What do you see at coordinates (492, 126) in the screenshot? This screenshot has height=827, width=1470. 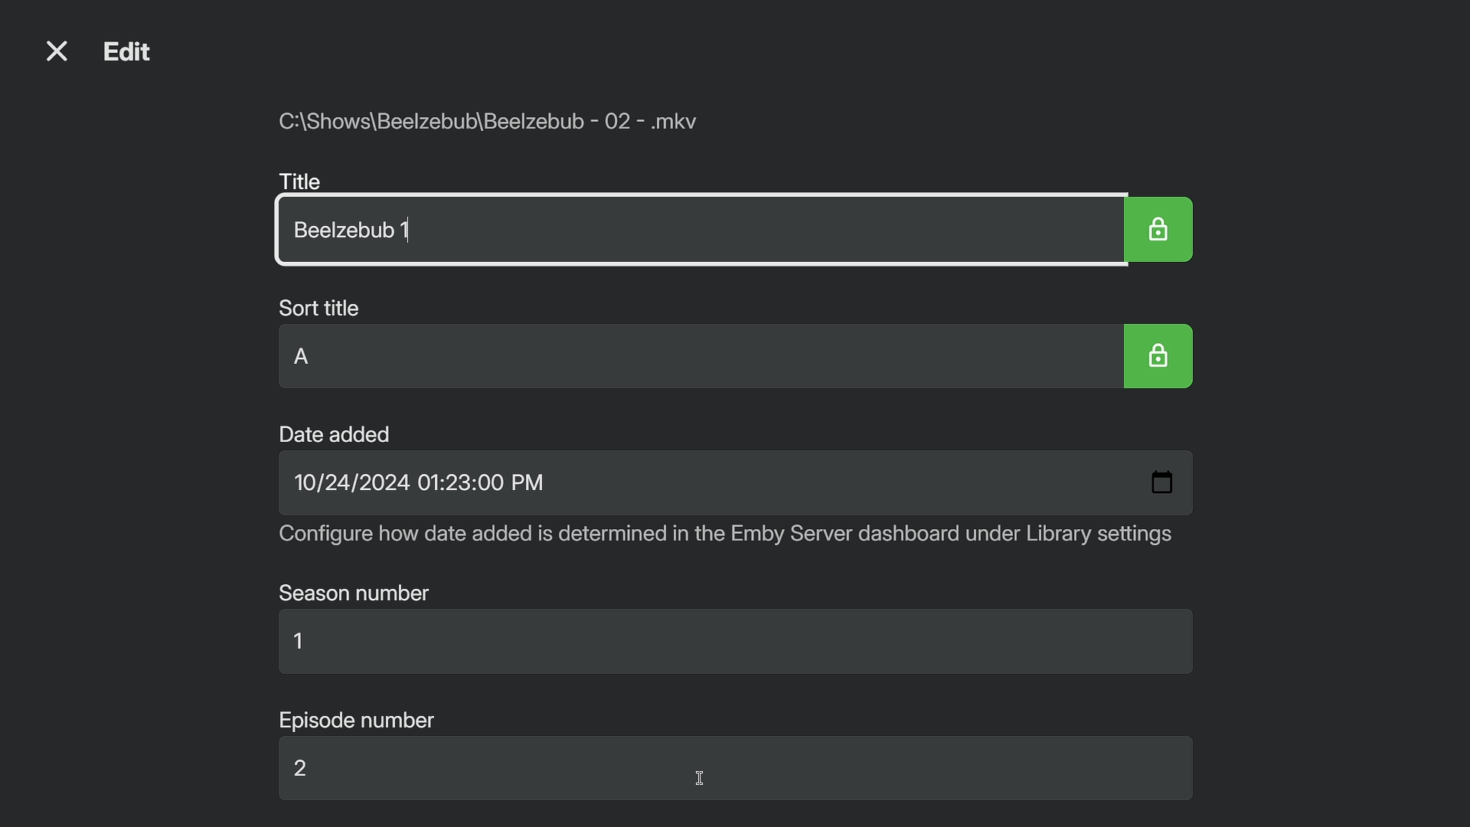 I see `File path` at bounding box center [492, 126].